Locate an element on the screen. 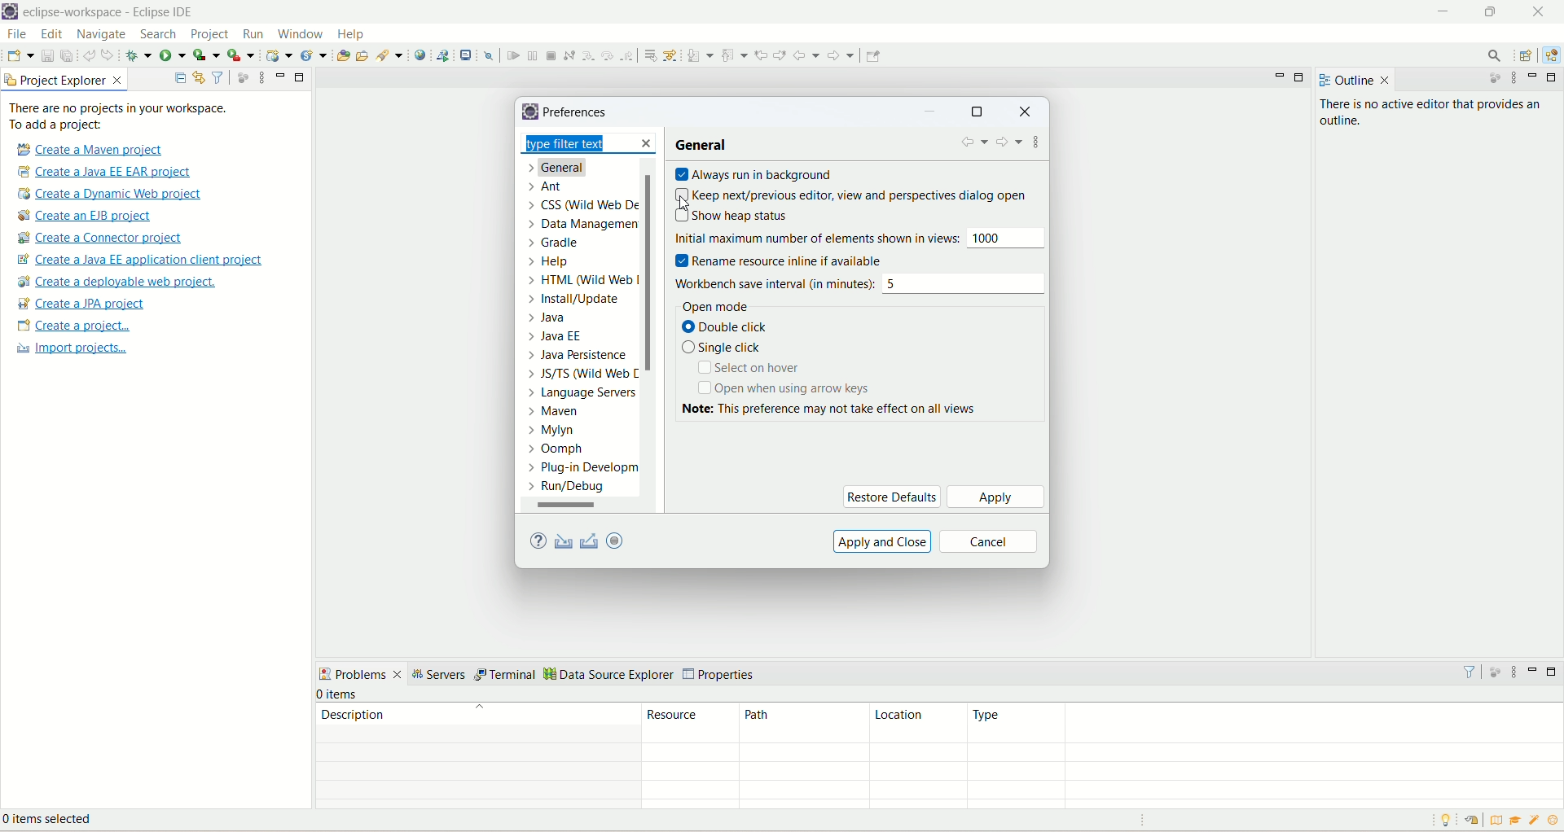 The image size is (1564, 832). undo is located at coordinates (89, 54).